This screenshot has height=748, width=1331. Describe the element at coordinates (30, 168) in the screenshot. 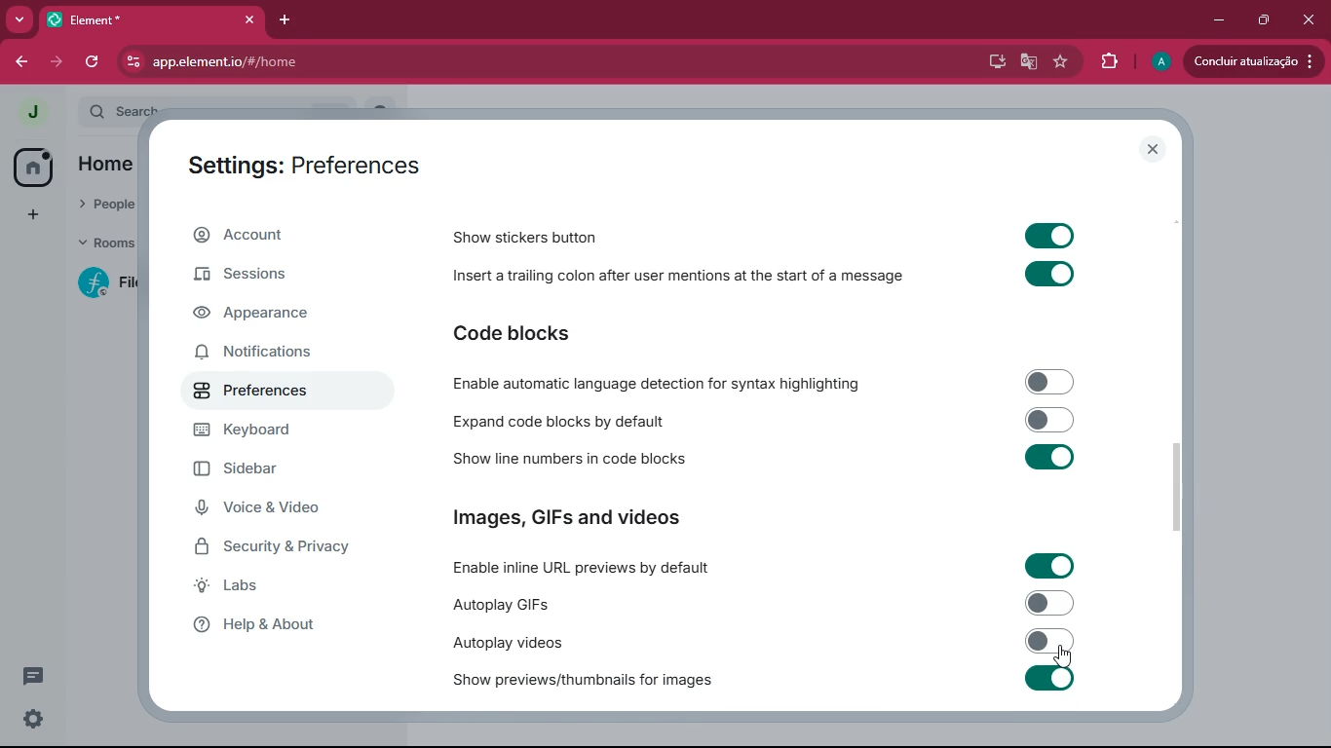

I see `home` at that location.